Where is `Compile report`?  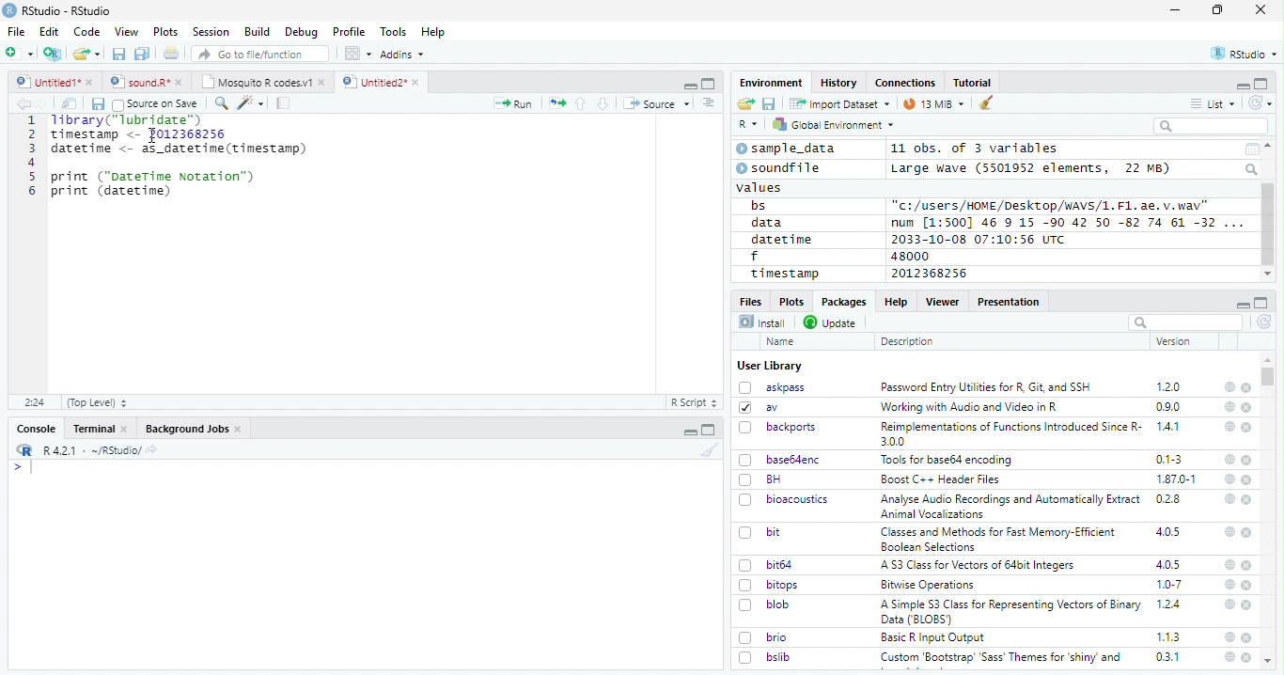
Compile report is located at coordinates (284, 103).